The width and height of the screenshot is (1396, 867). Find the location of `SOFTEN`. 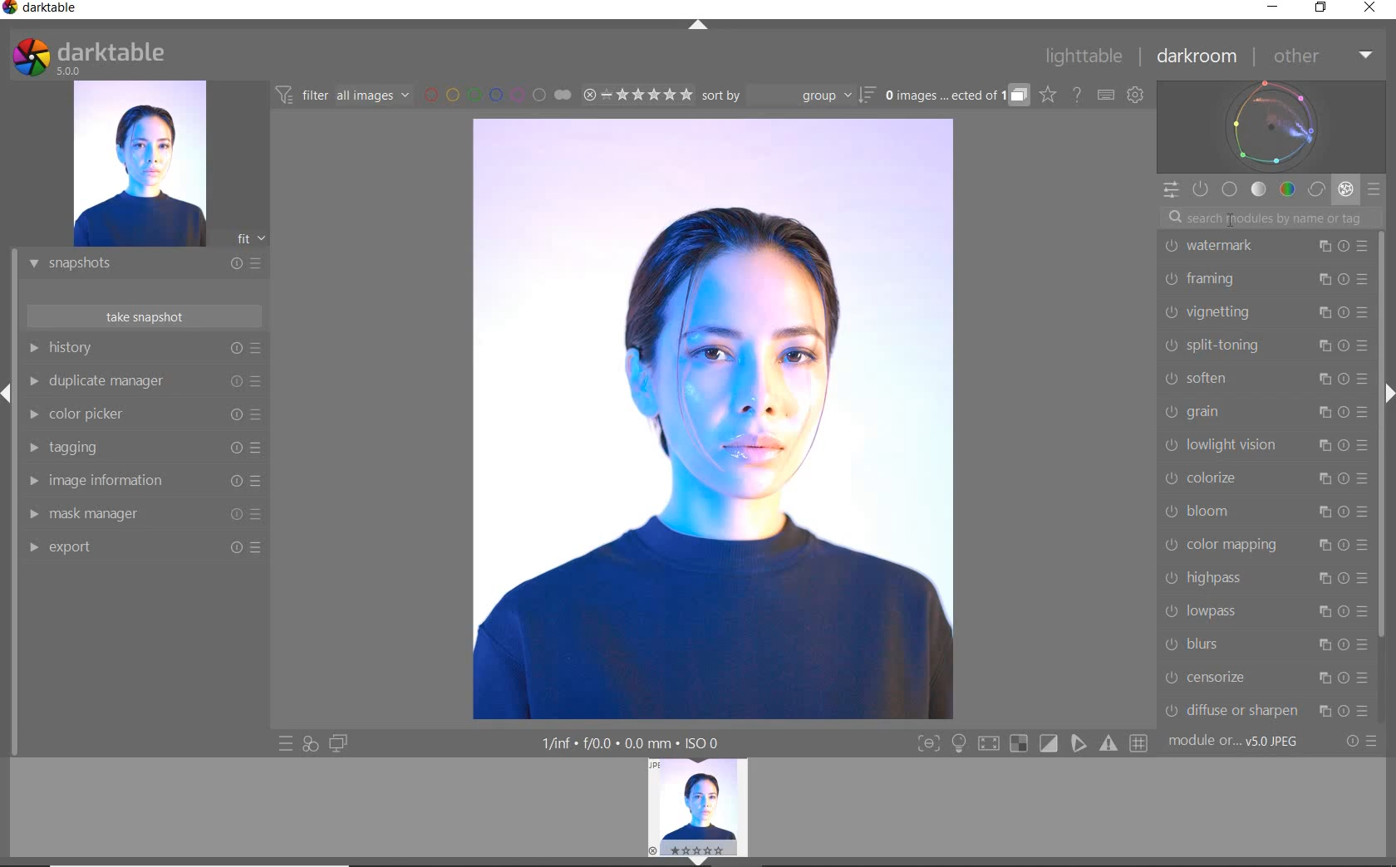

SOFTEN is located at coordinates (1264, 377).